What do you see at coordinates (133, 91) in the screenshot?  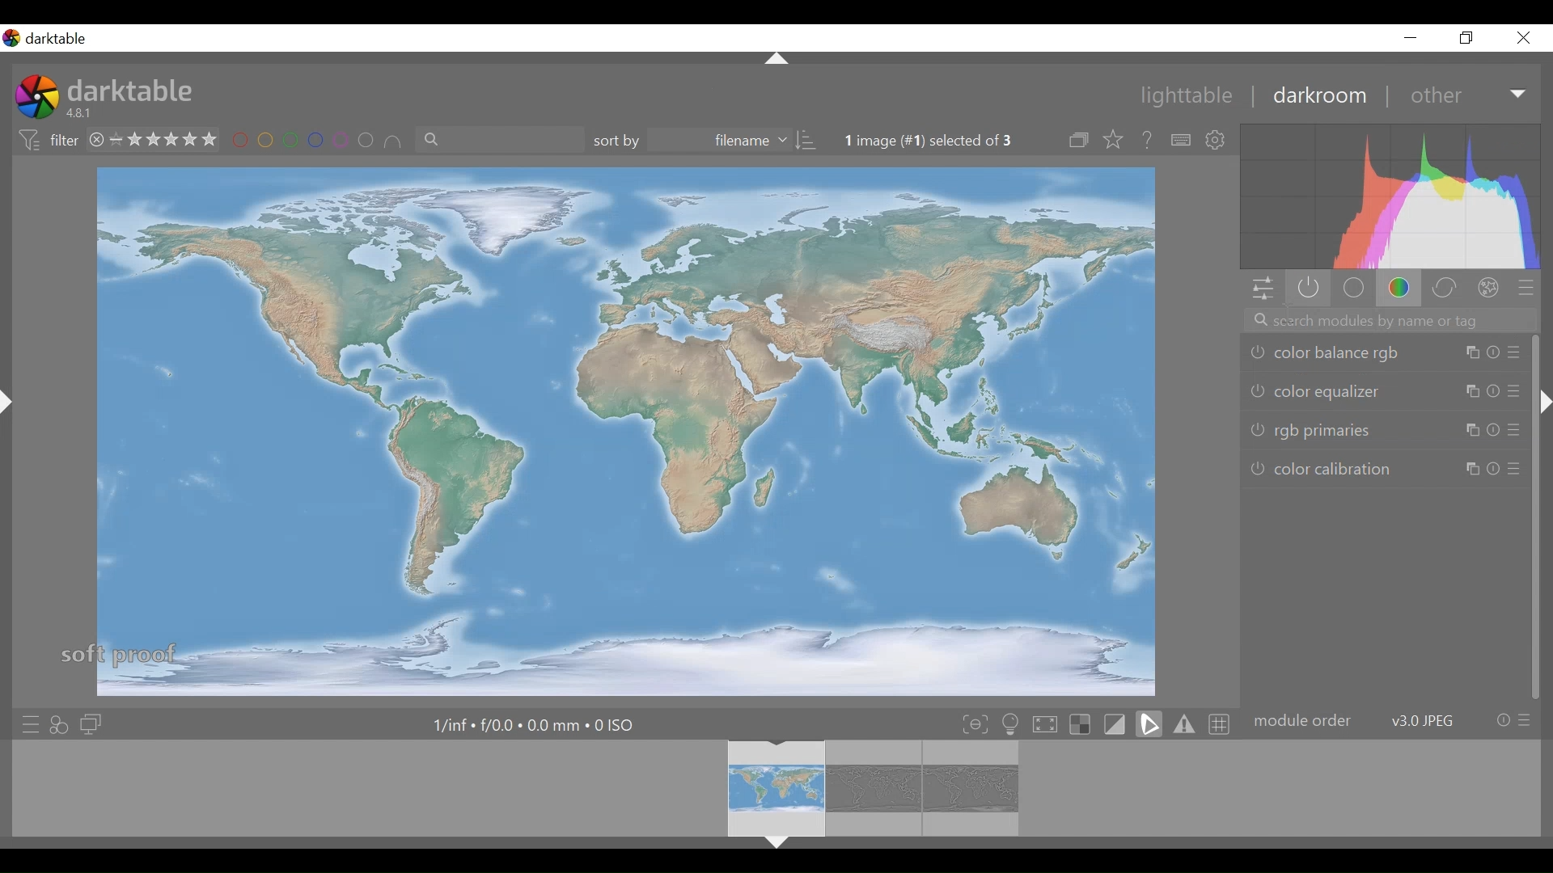 I see `darktable` at bounding box center [133, 91].